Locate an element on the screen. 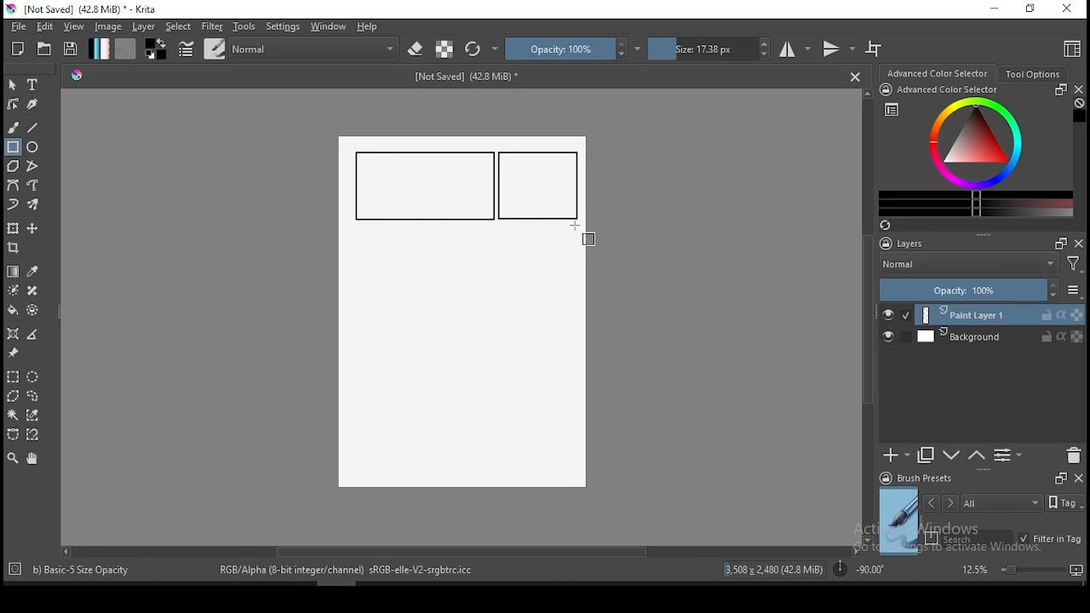 This screenshot has width=1090, height=613. colorize mask tool is located at coordinates (14, 290).